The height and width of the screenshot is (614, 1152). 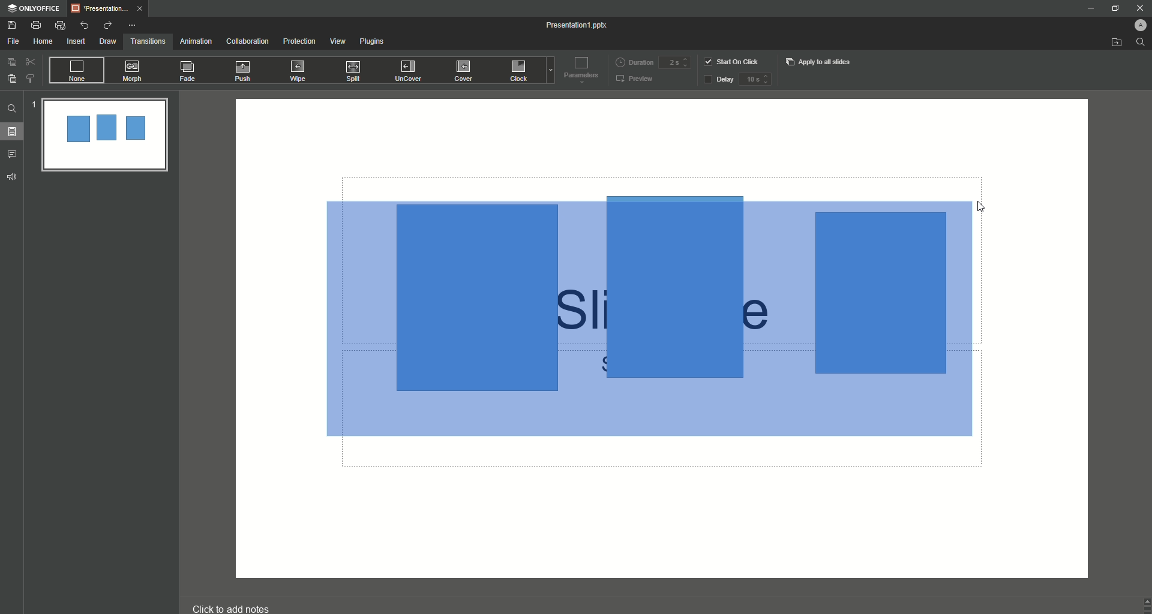 I want to click on Protection, so click(x=300, y=41).